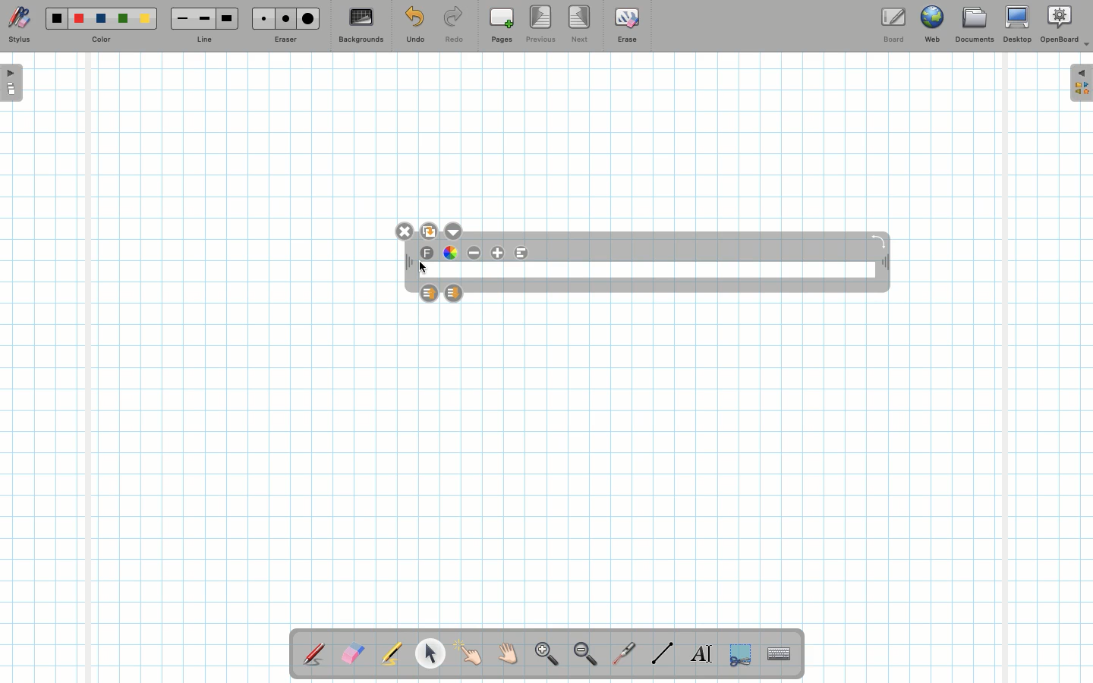 Image resolution: width=1093 pixels, height=683 pixels. I want to click on Color, so click(99, 40).